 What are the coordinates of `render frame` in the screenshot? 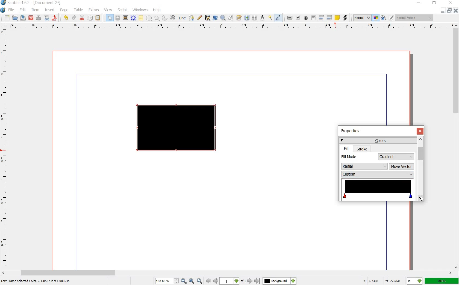 It's located at (133, 18).